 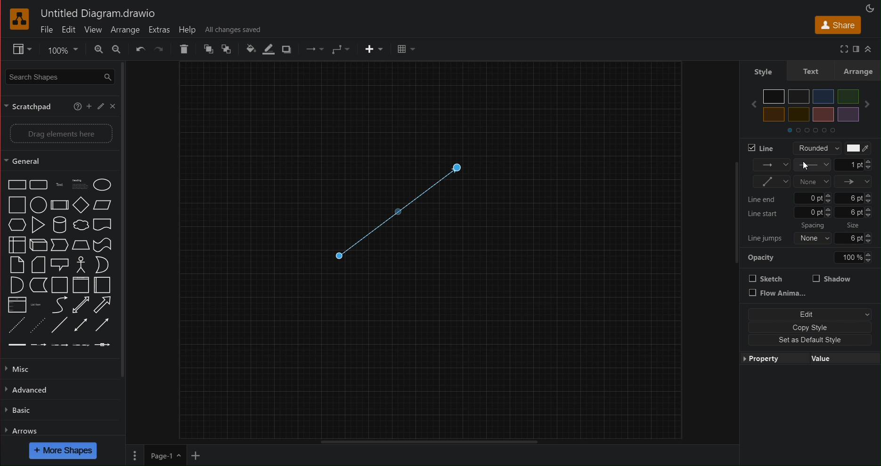 What do you see at coordinates (159, 30) in the screenshot?
I see `Extras` at bounding box center [159, 30].